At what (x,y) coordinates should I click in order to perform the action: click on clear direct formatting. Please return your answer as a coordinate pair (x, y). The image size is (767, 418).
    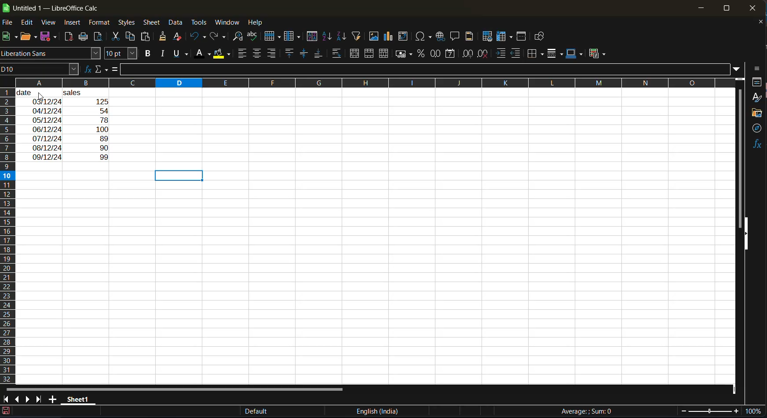
    Looking at the image, I should click on (179, 37).